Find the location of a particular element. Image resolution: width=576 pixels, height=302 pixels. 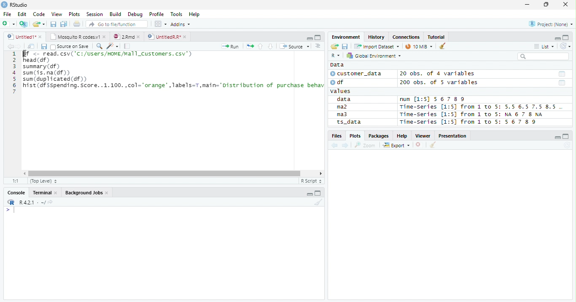

Session is located at coordinates (94, 14).